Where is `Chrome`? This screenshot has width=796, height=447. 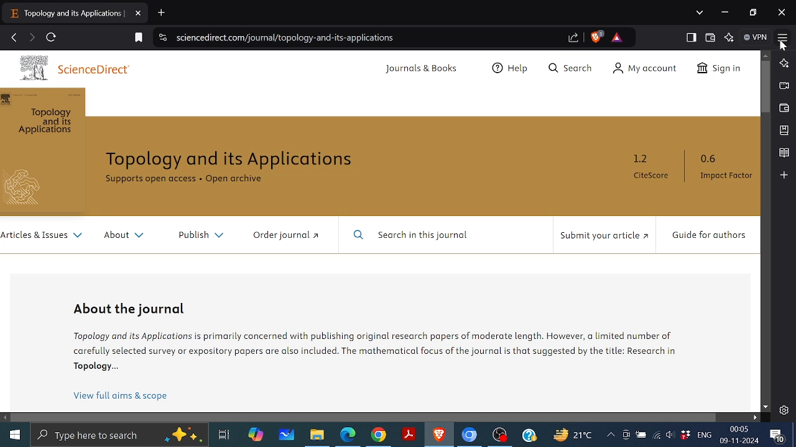
Chrome is located at coordinates (379, 436).